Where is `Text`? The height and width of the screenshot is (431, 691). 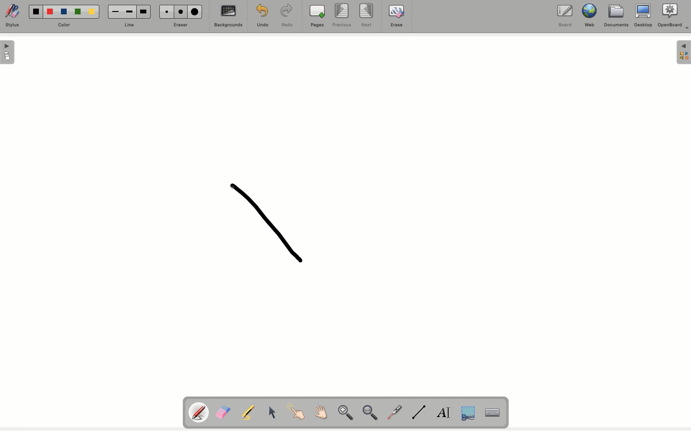 Text is located at coordinates (444, 412).